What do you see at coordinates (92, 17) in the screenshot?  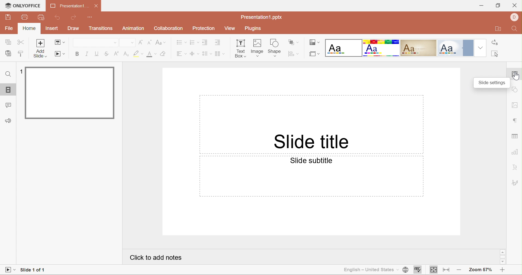 I see `Customize quick access toolbar` at bounding box center [92, 17].